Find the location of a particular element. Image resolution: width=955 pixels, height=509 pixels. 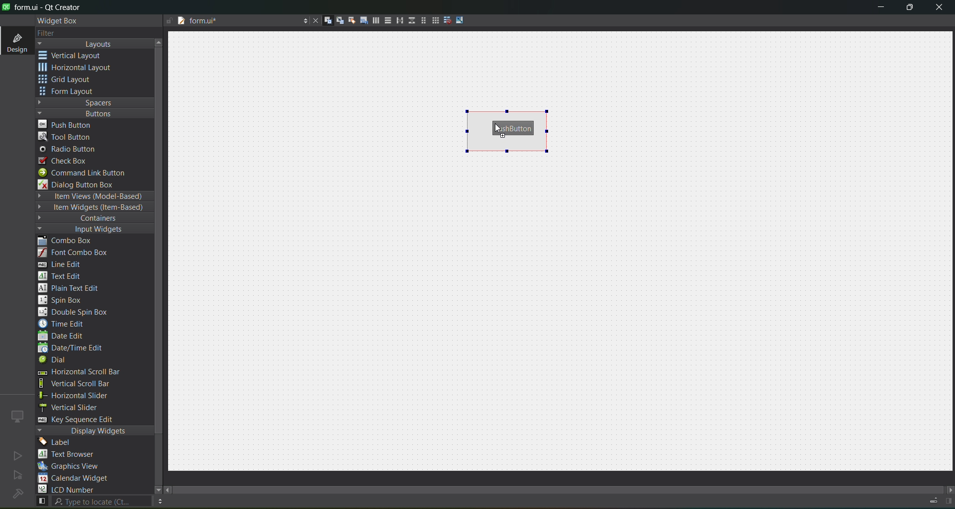

item widgets is located at coordinates (93, 208).